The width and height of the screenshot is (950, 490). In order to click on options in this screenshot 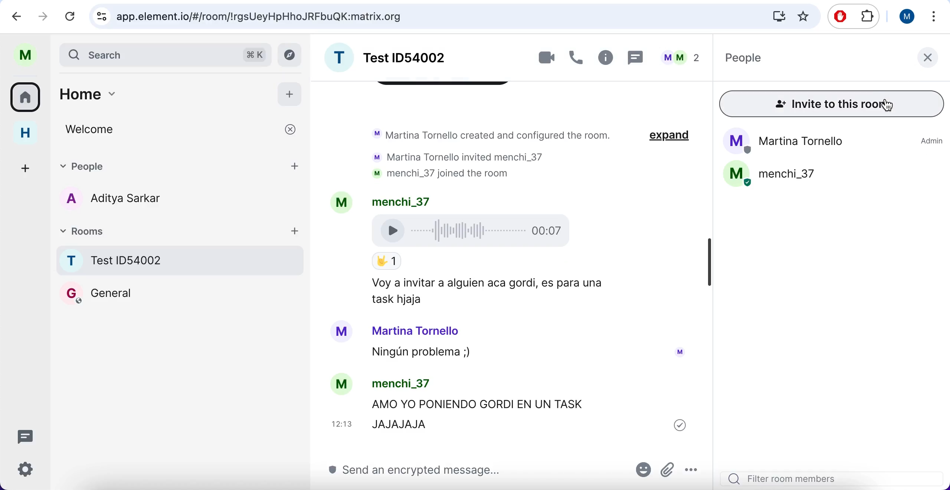, I will do `click(933, 16)`.